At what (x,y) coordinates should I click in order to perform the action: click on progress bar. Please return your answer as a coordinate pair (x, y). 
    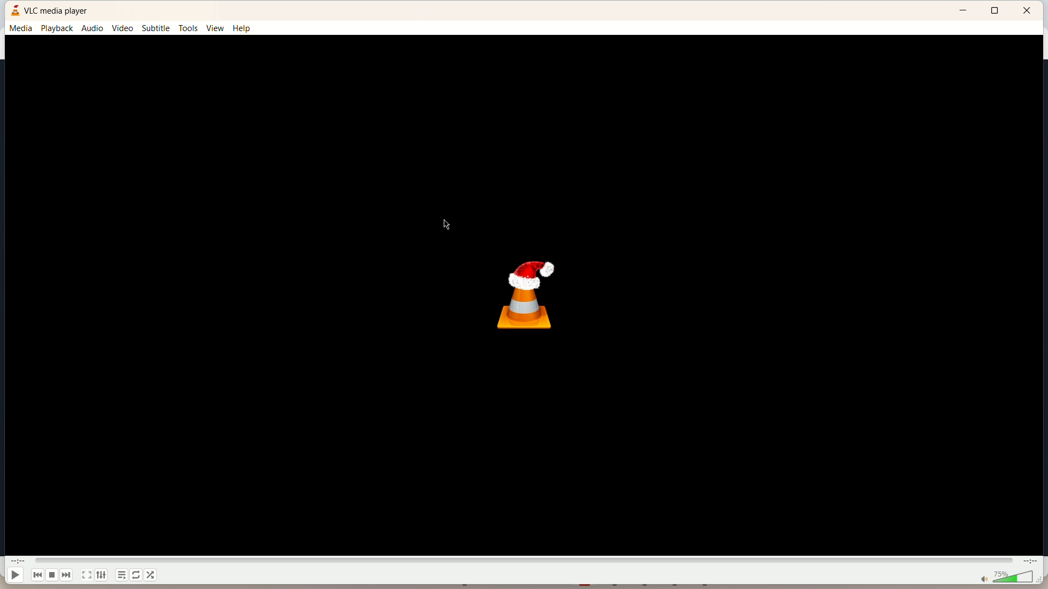
    Looking at the image, I should click on (526, 562).